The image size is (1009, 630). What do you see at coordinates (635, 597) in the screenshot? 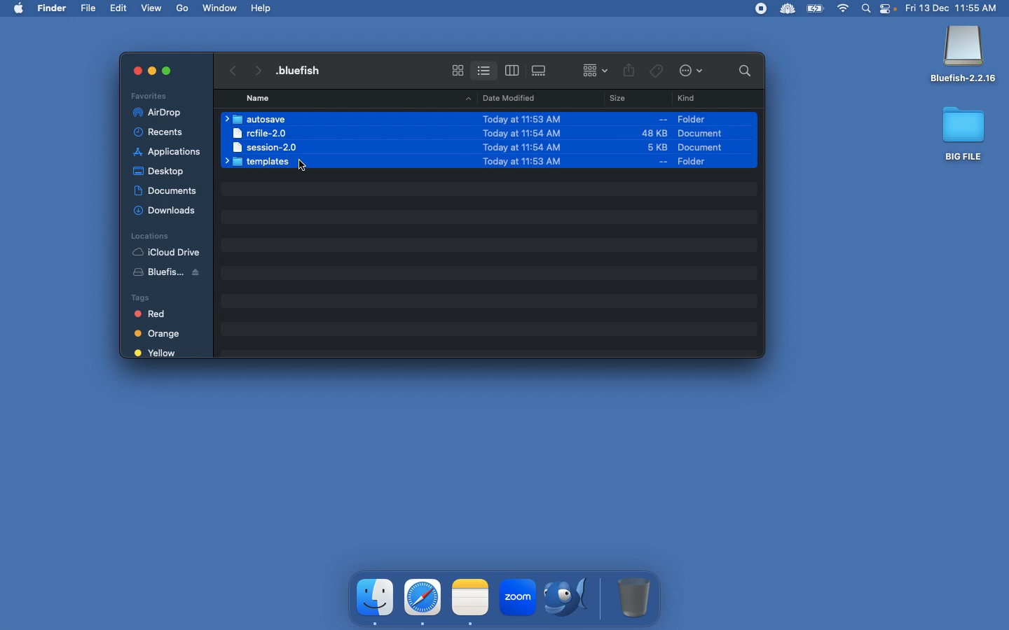
I see `Trash` at bounding box center [635, 597].